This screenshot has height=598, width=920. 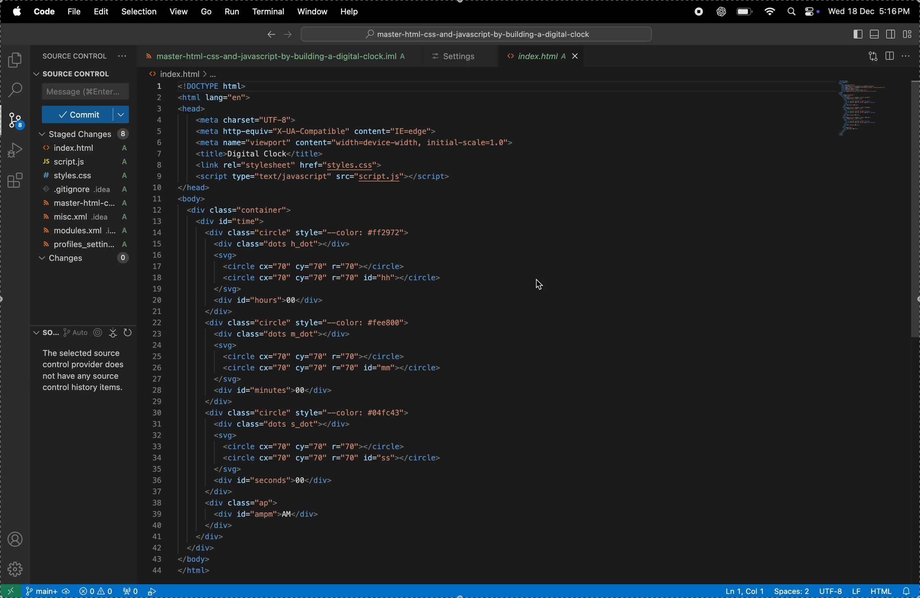 I want to click on run, so click(x=230, y=11).